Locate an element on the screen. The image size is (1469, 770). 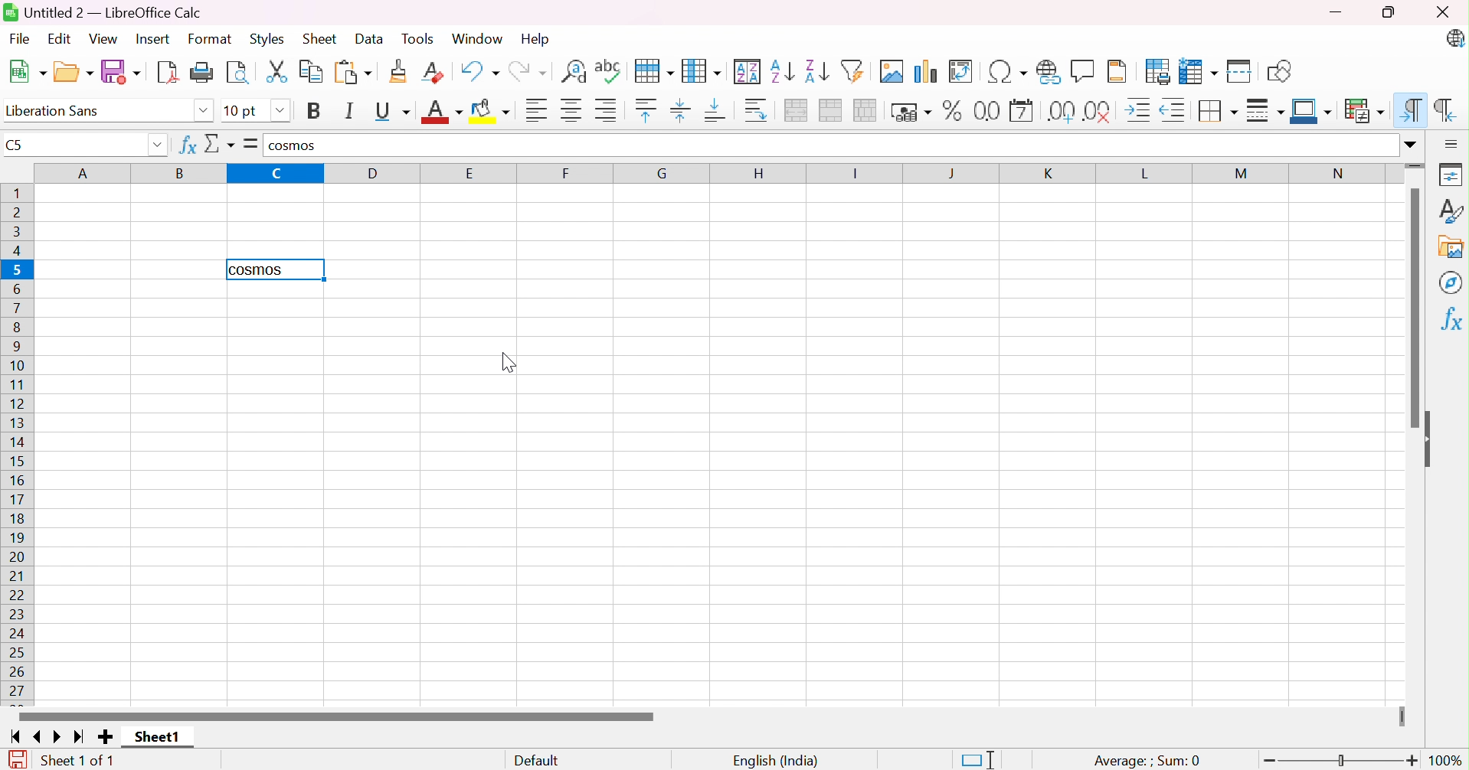
Check Spelling is located at coordinates (613, 67).